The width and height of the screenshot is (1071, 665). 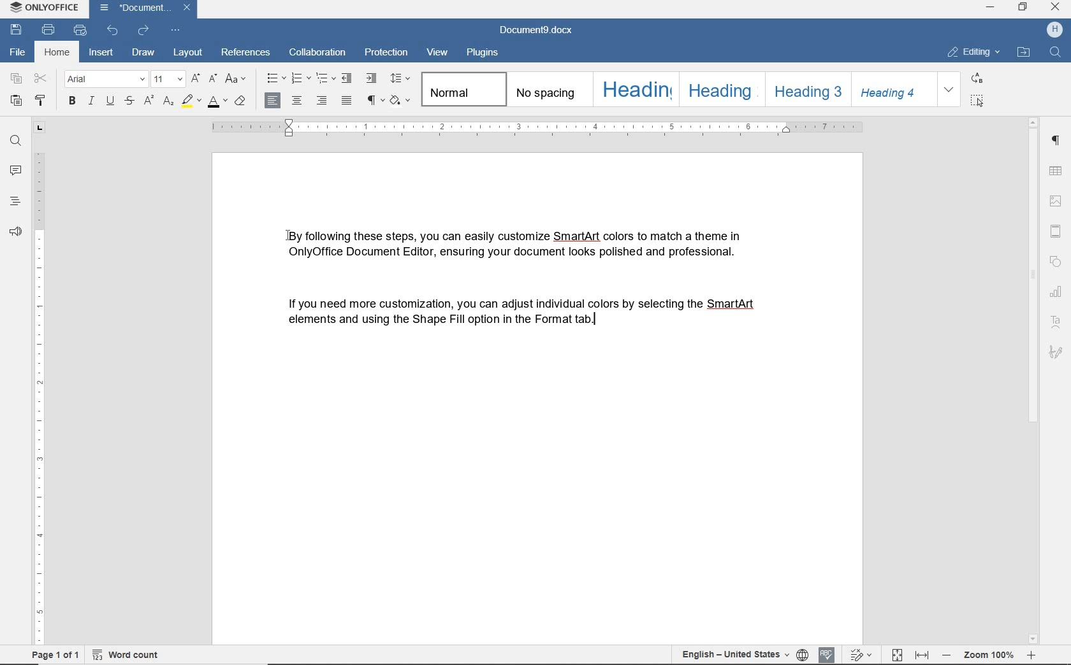 I want to click on ruler, so click(x=533, y=127).